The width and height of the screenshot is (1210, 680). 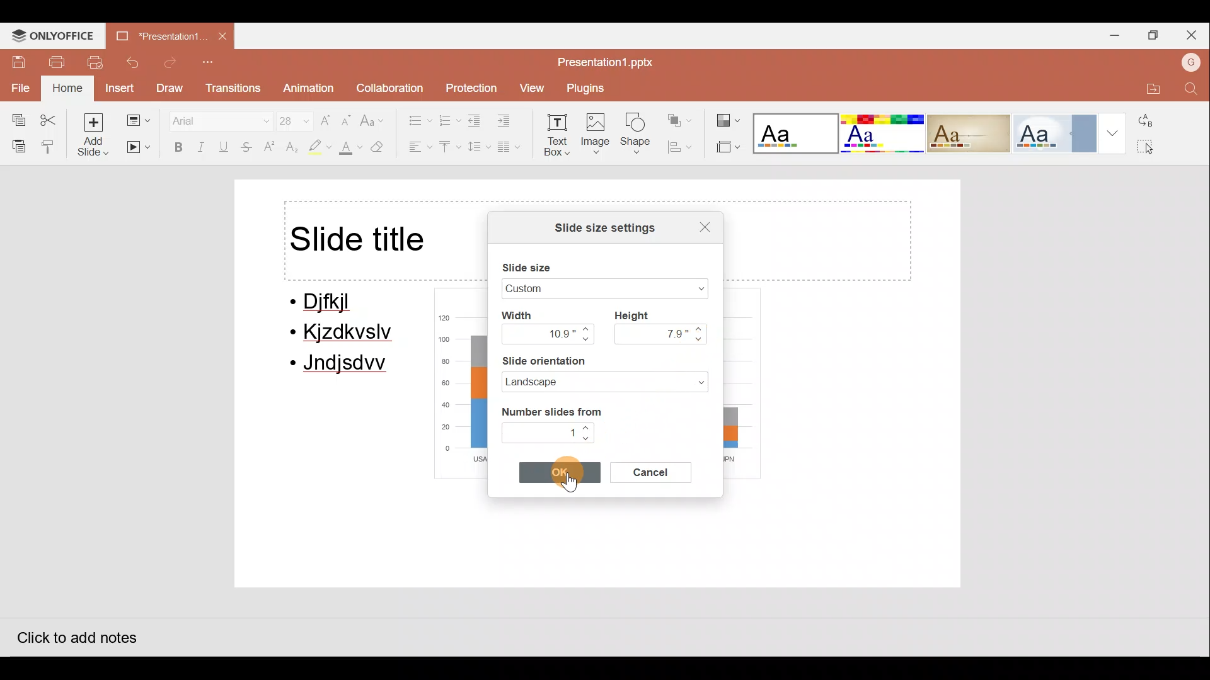 I want to click on Cancel, so click(x=653, y=473).